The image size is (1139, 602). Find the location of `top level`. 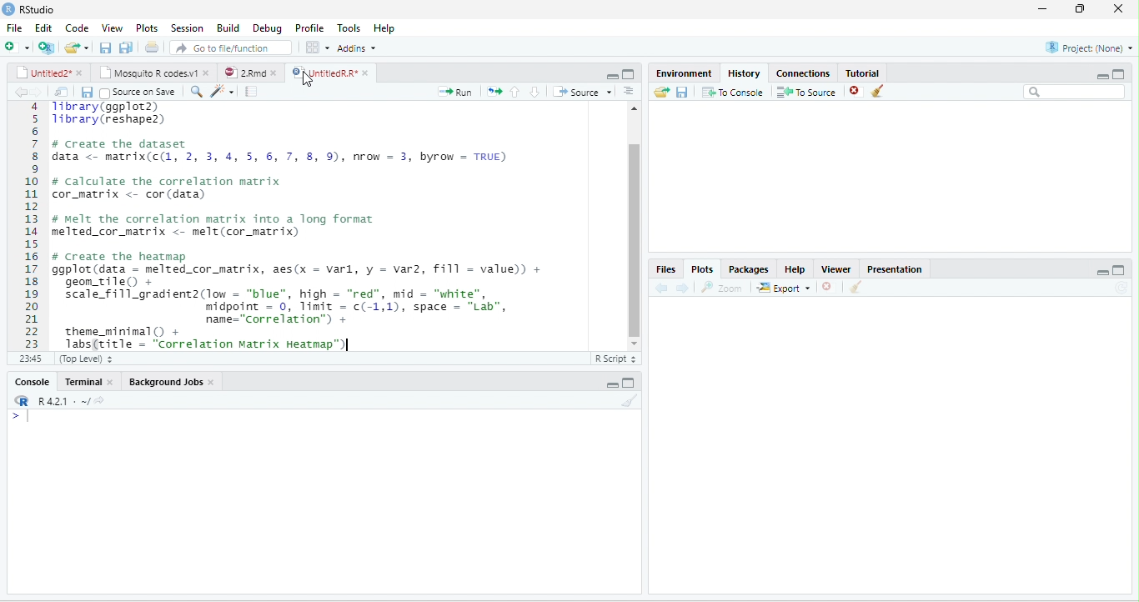

top level is located at coordinates (98, 360).